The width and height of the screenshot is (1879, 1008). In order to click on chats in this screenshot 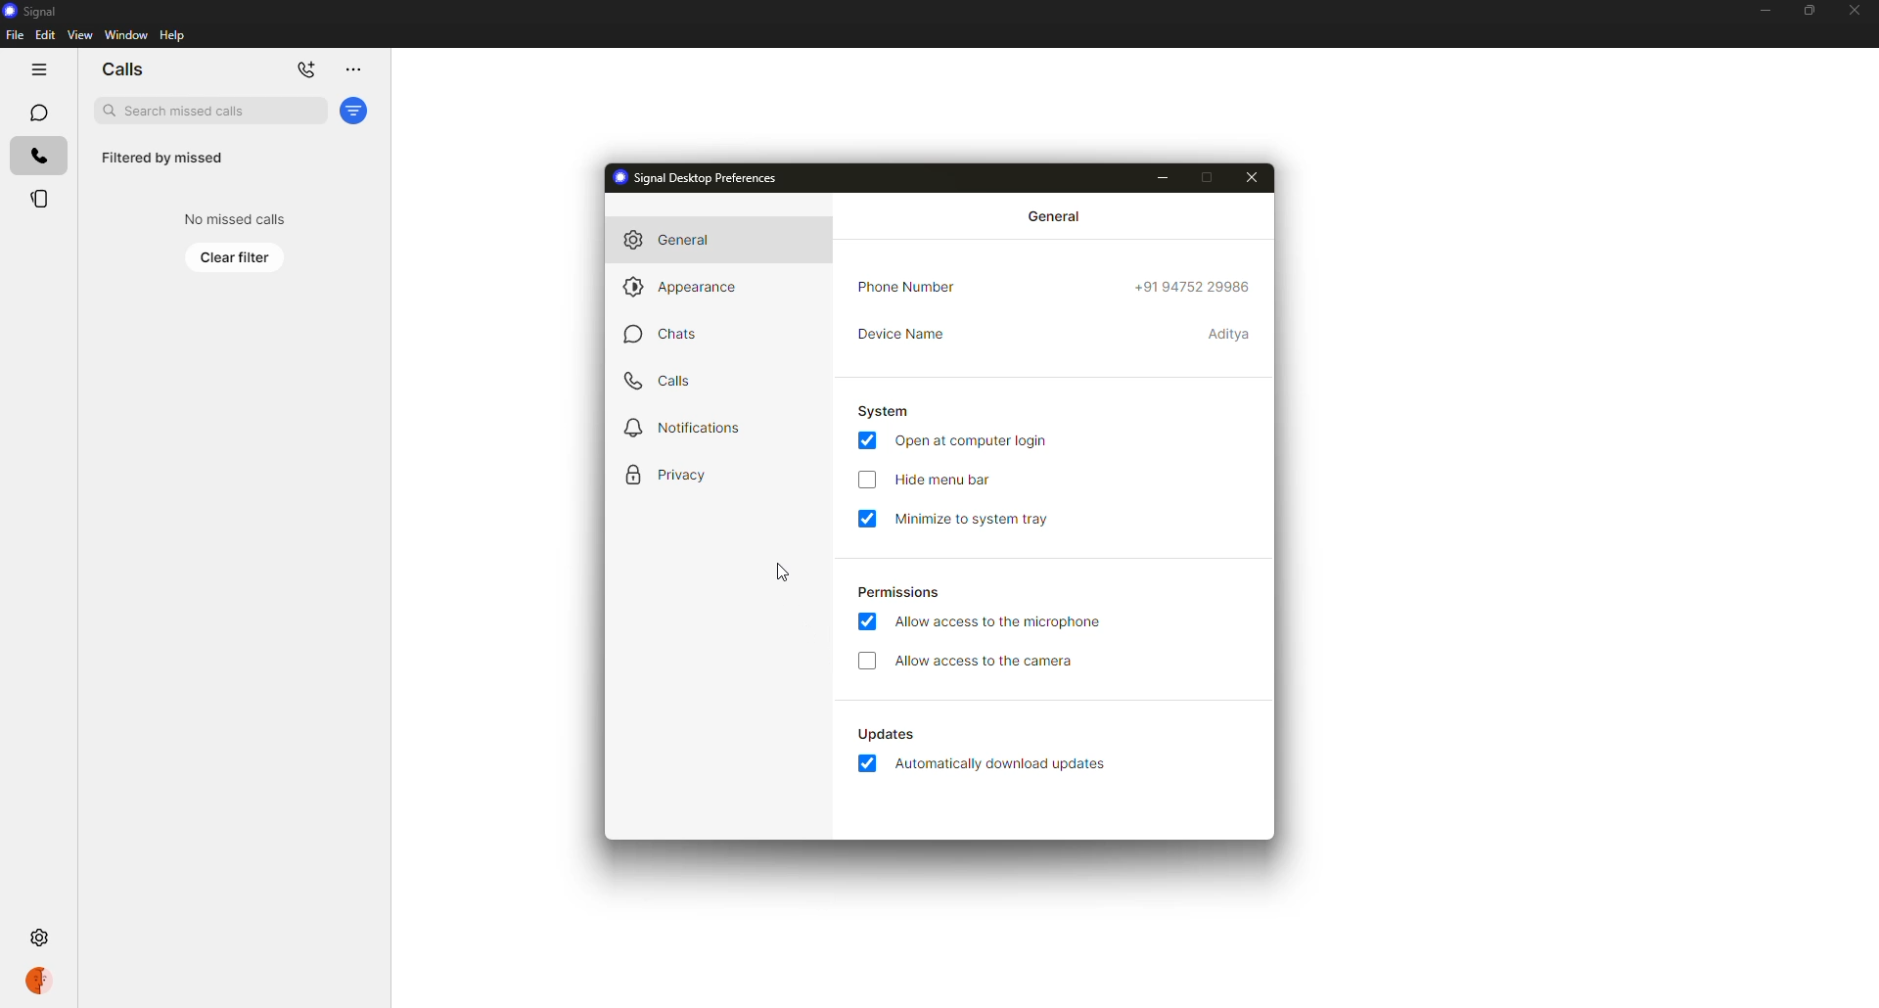, I will do `click(662, 333)`.